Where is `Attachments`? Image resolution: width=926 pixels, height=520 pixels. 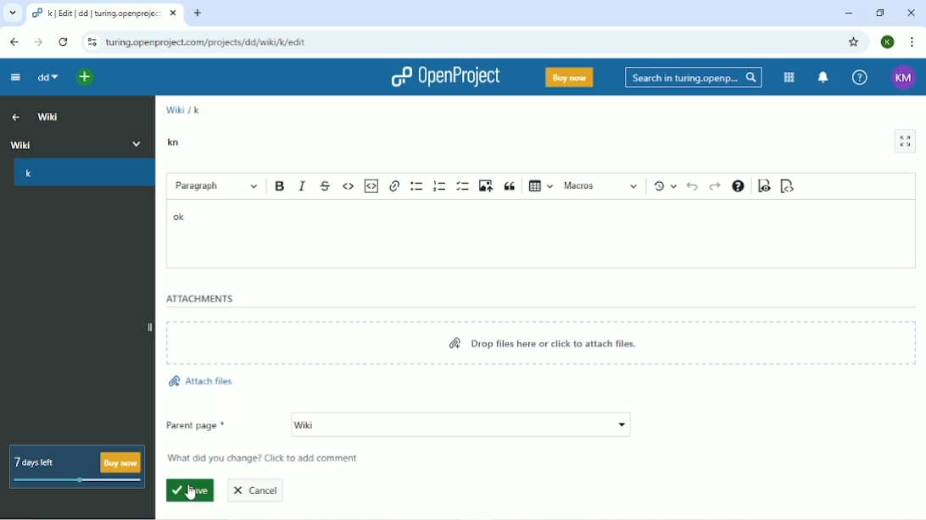
Attachments is located at coordinates (201, 298).